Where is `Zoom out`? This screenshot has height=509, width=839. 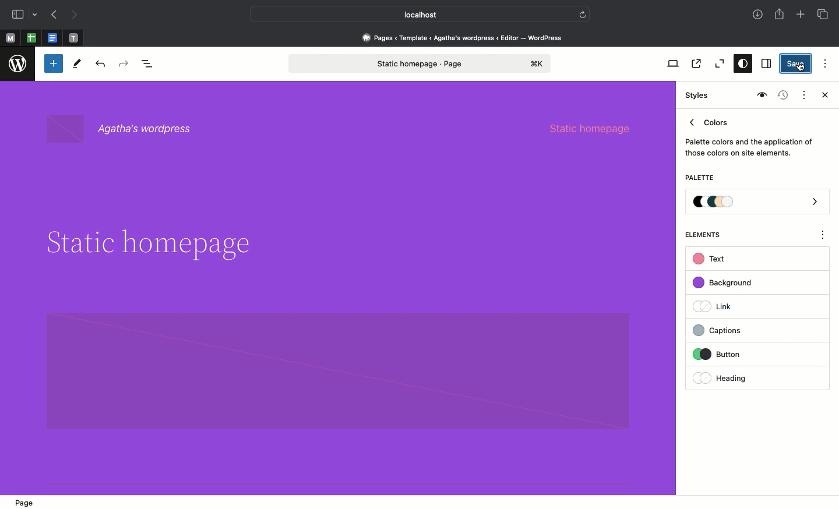 Zoom out is located at coordinates (718, 64).